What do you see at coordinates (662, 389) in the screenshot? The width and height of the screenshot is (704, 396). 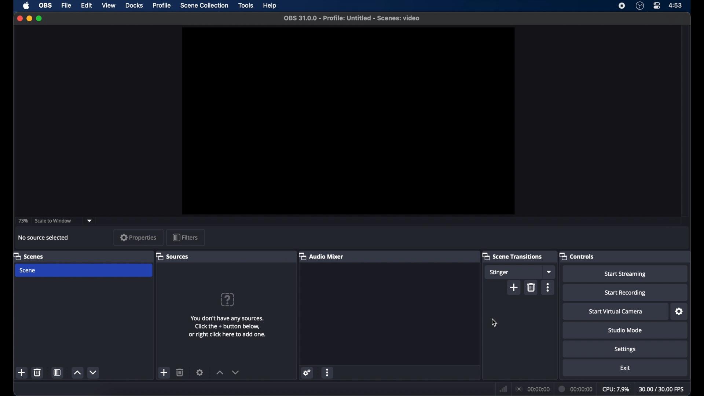 I see `fps` at bounding box center [662, 389].